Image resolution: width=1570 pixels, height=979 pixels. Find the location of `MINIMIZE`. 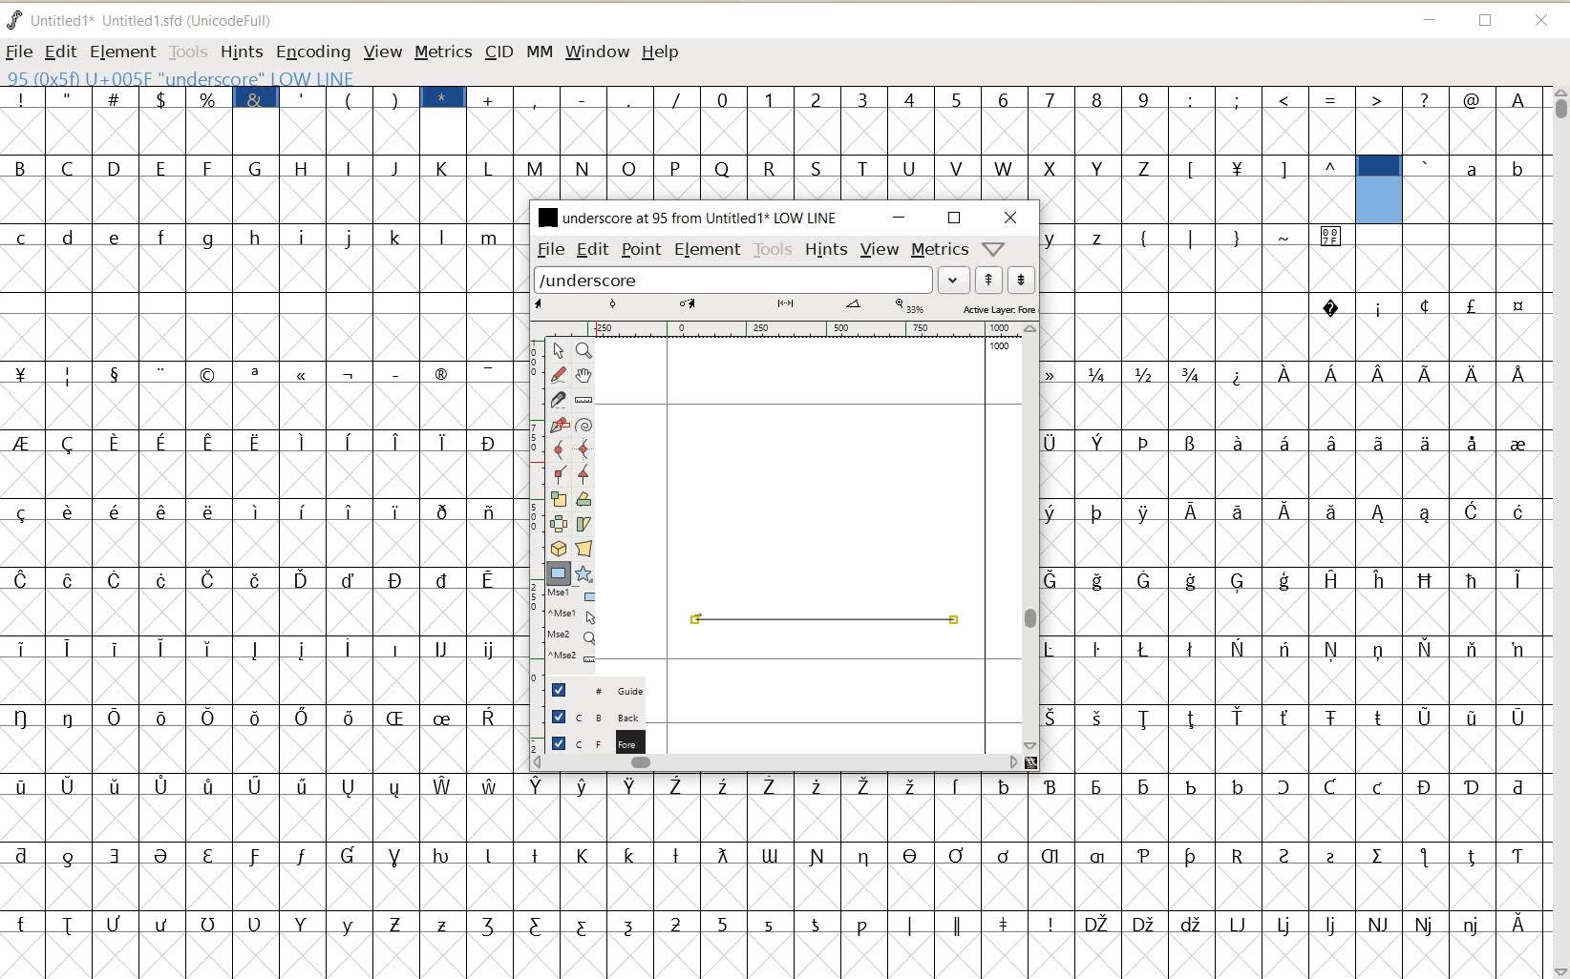

MINIMIZE is located at coordinates (1429, 17).